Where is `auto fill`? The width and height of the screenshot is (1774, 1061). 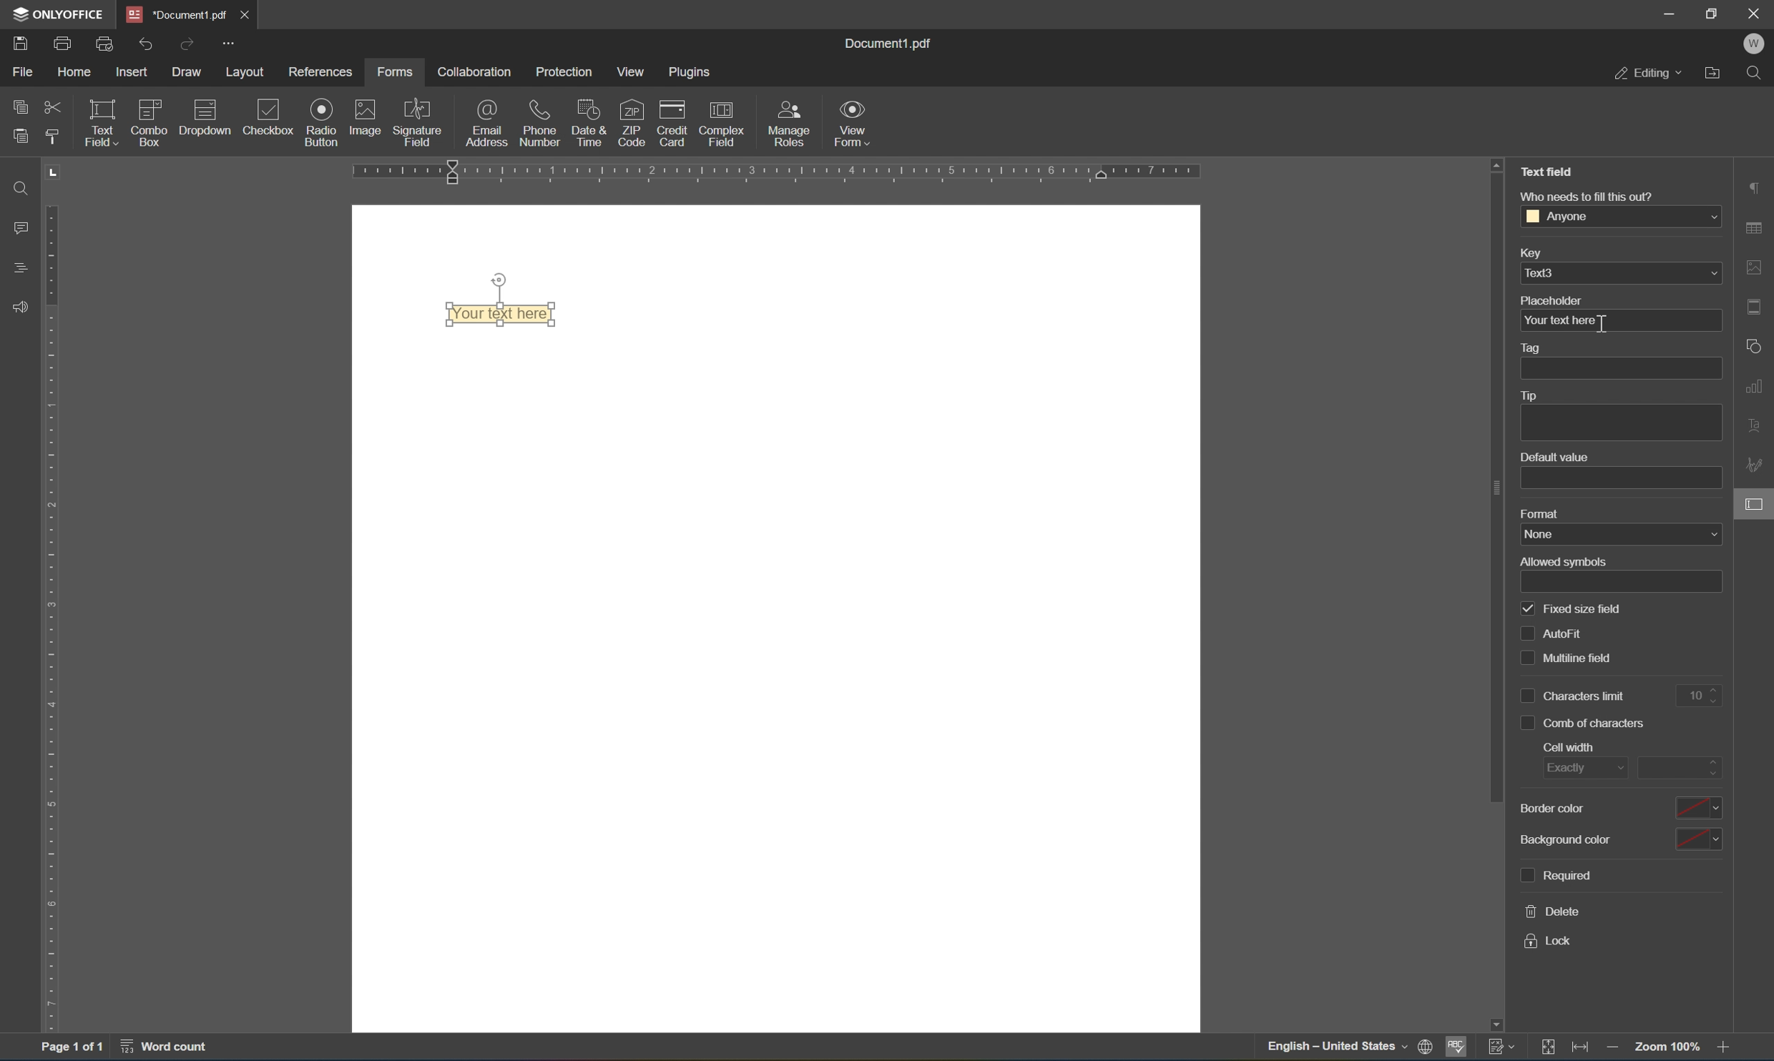
auto fill is located at coordinates (1555, 633).